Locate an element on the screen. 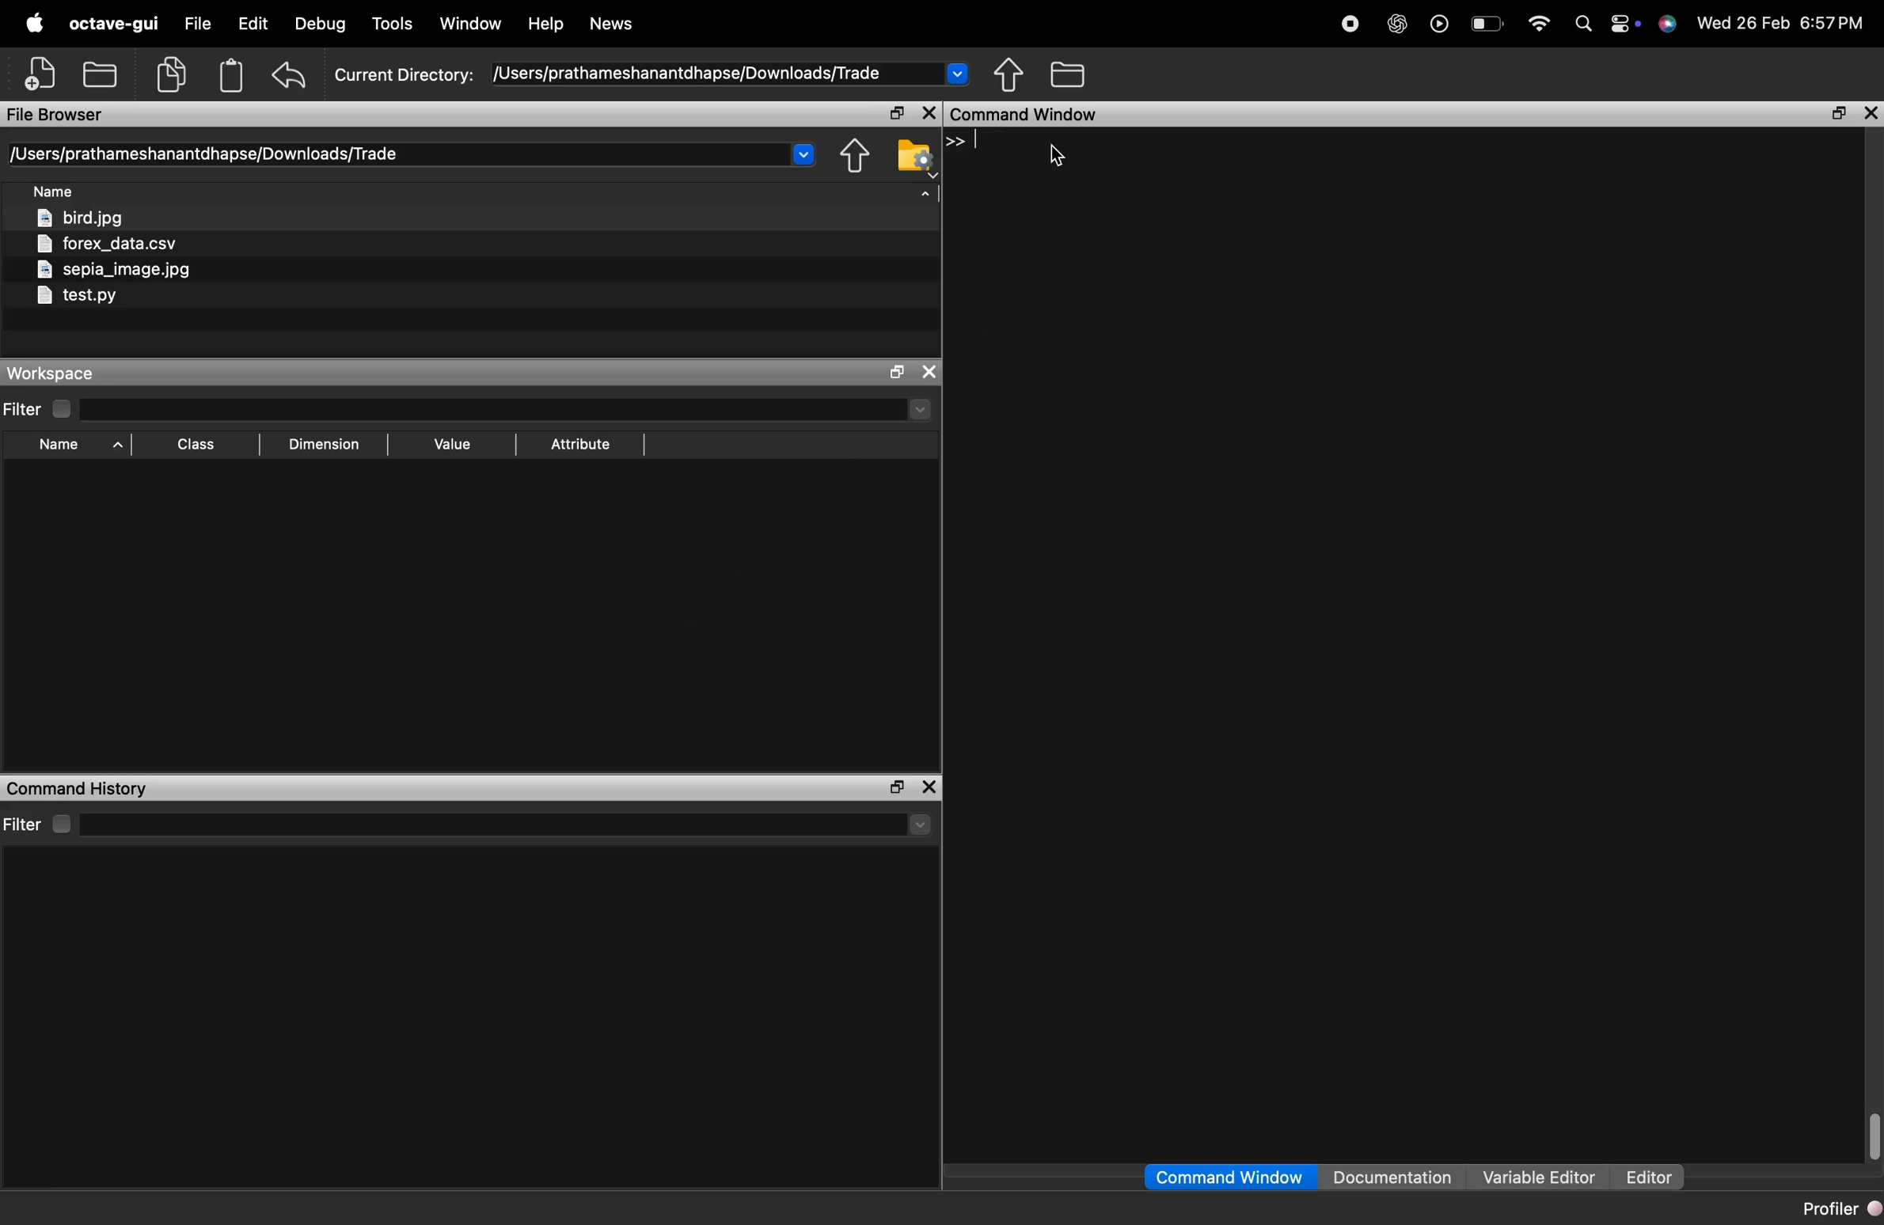 The width and height of the screenshot is (1884, 1225). copy is located at coordinates (170, 73).